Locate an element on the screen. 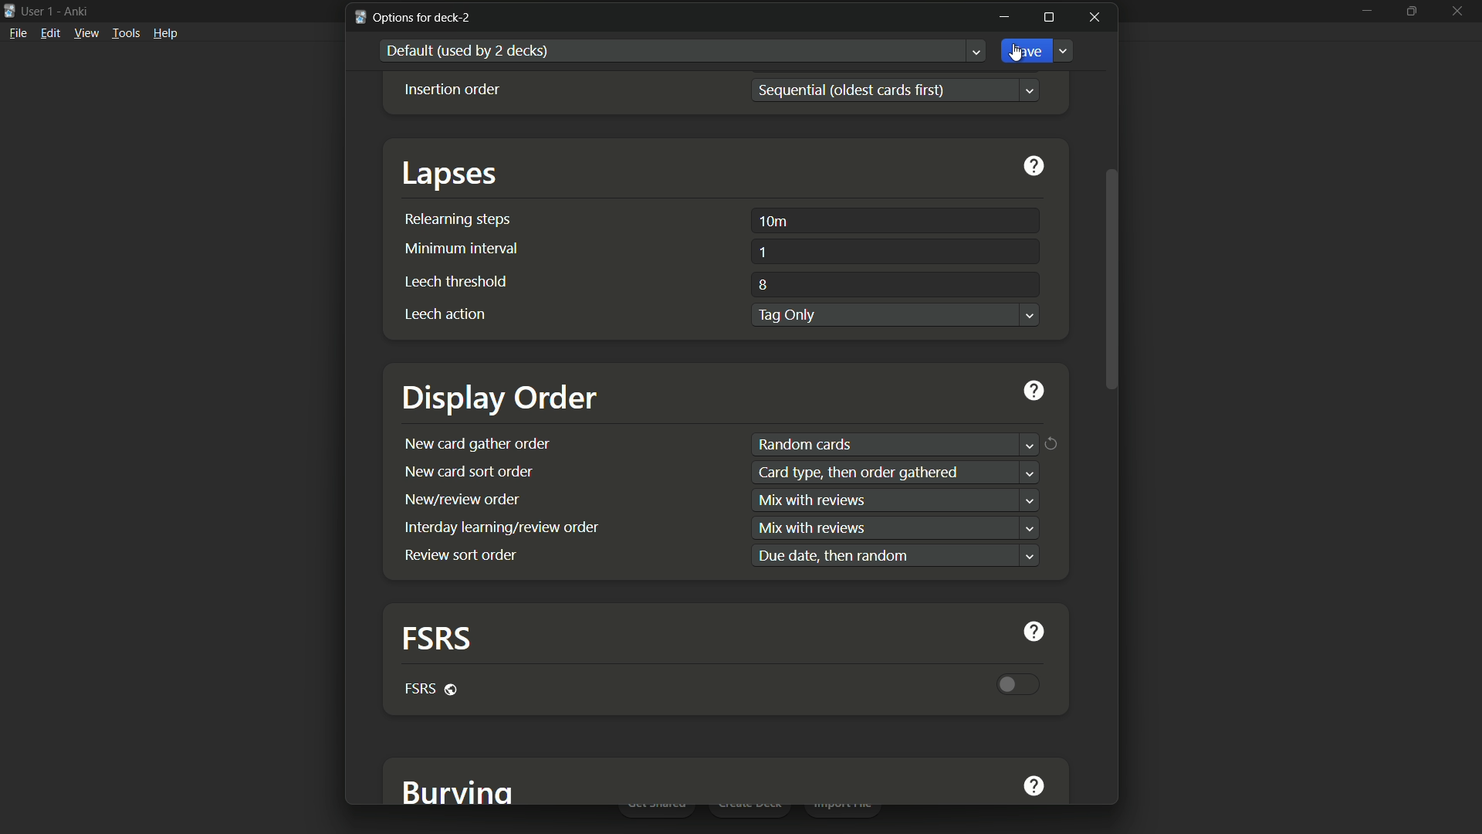 The width and height of the screenshot is (1482, 834). minimize is located at coordinates (1365, 10).